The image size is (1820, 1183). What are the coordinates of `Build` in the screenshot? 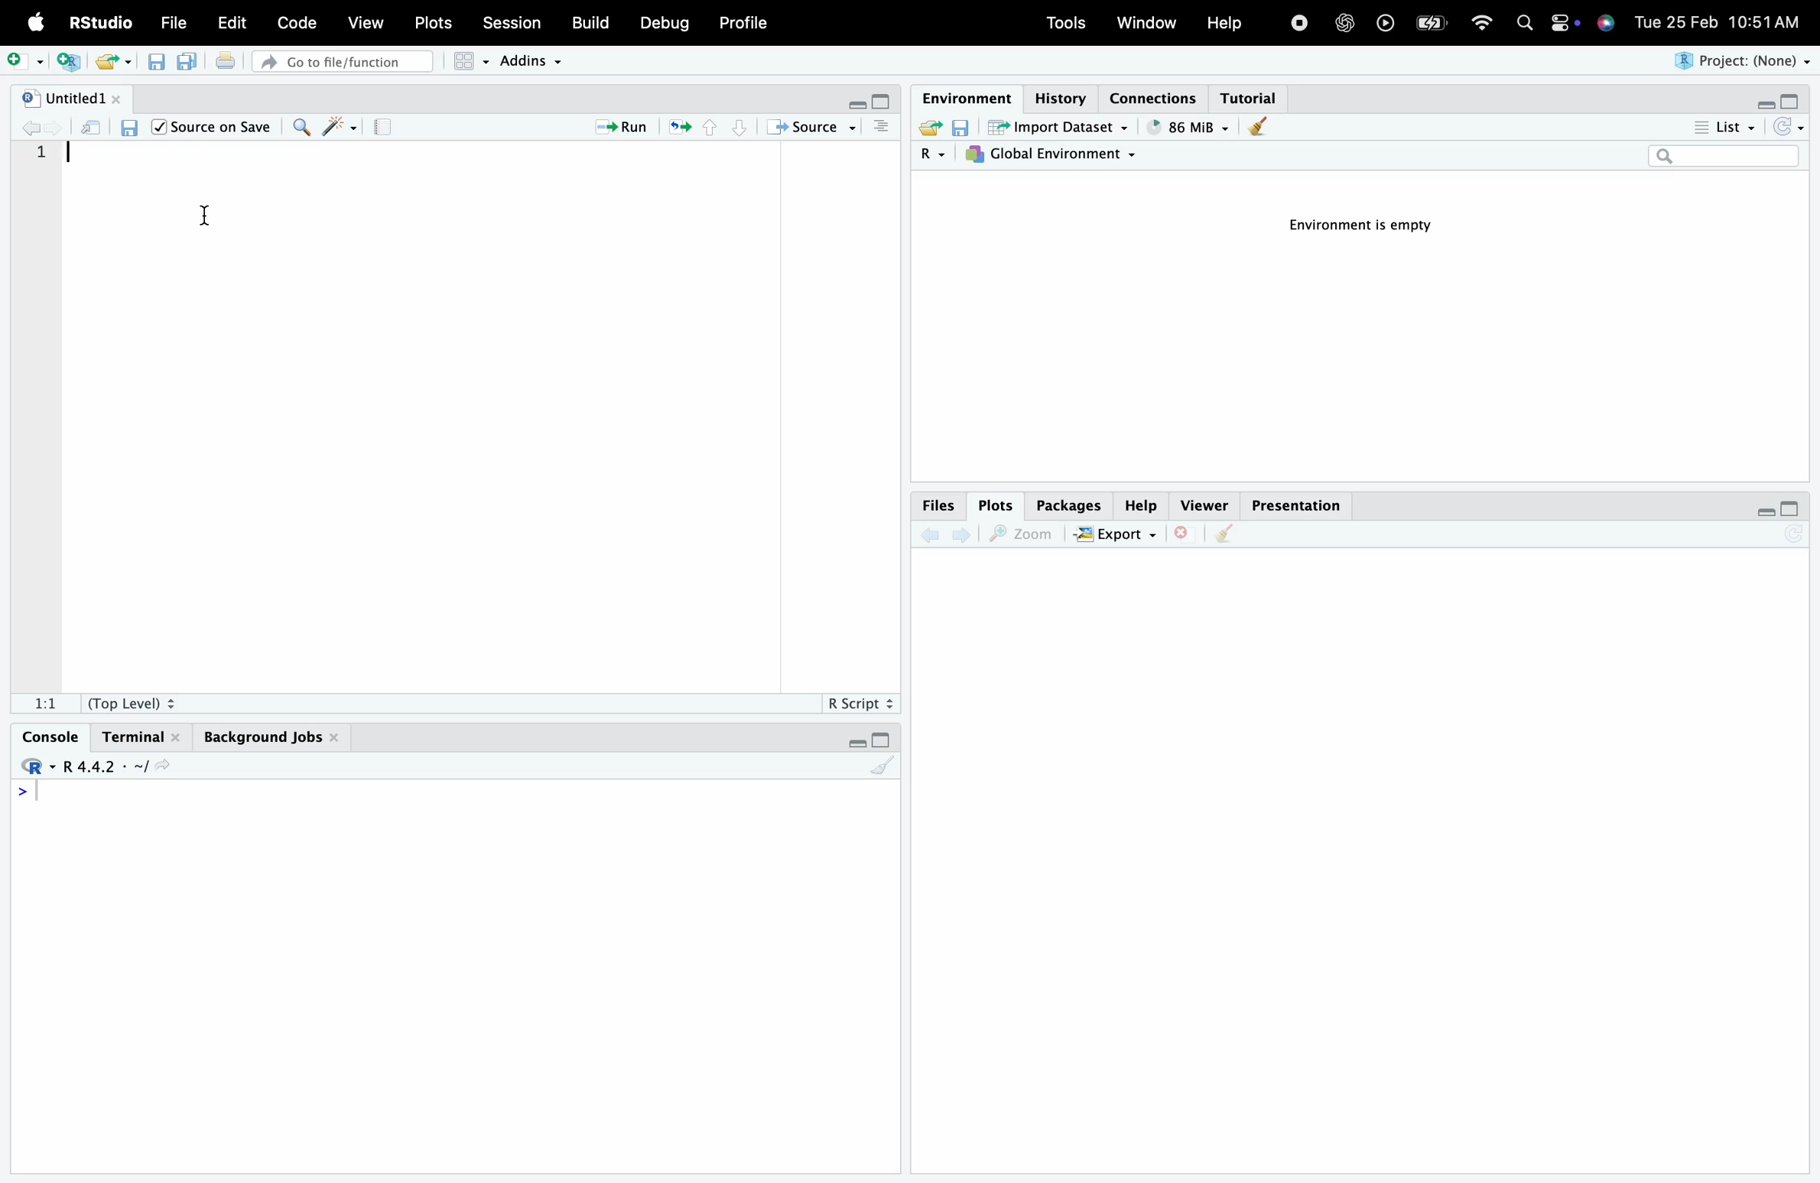 It's located at (595, 21).